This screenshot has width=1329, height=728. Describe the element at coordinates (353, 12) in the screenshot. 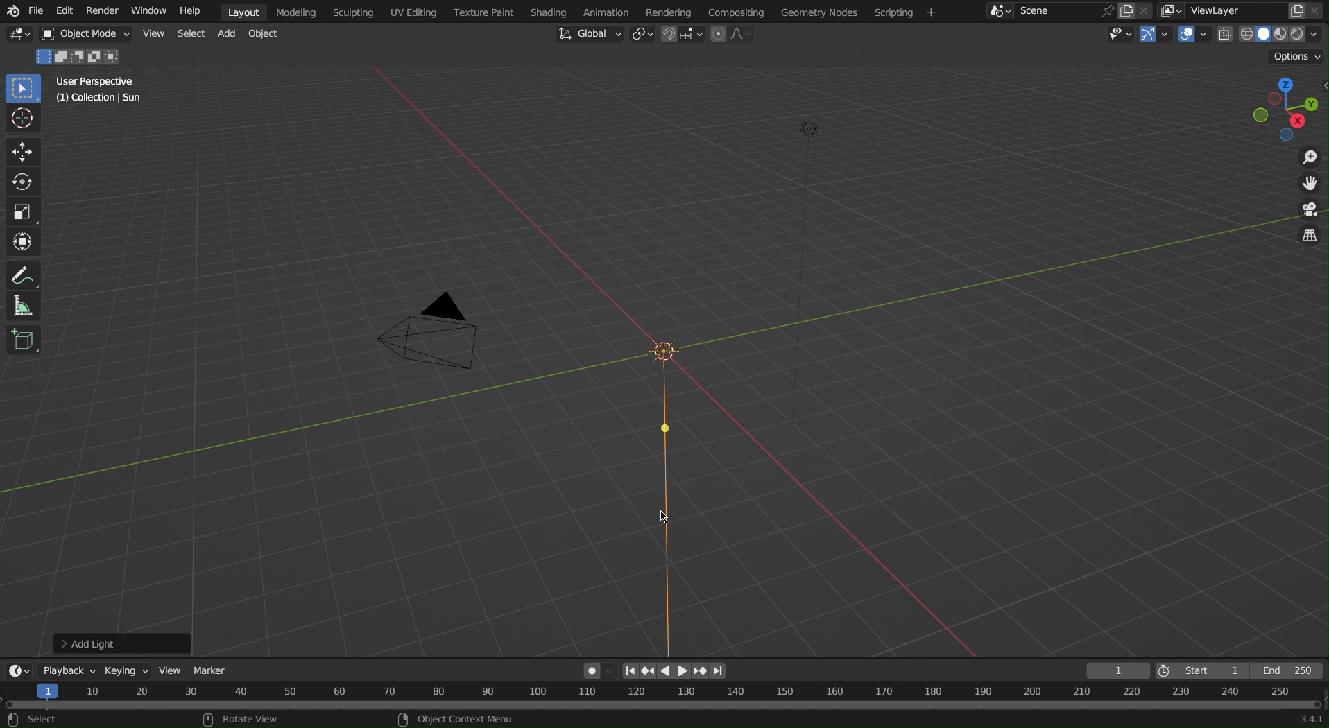

I see `Sculpting` at that location.